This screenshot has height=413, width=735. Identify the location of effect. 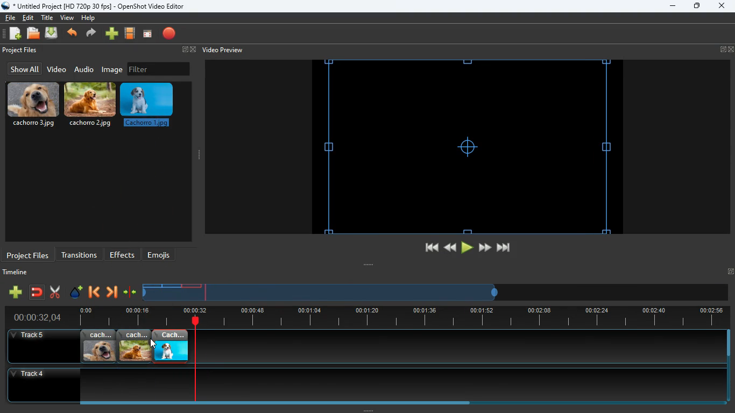
(76, 293).